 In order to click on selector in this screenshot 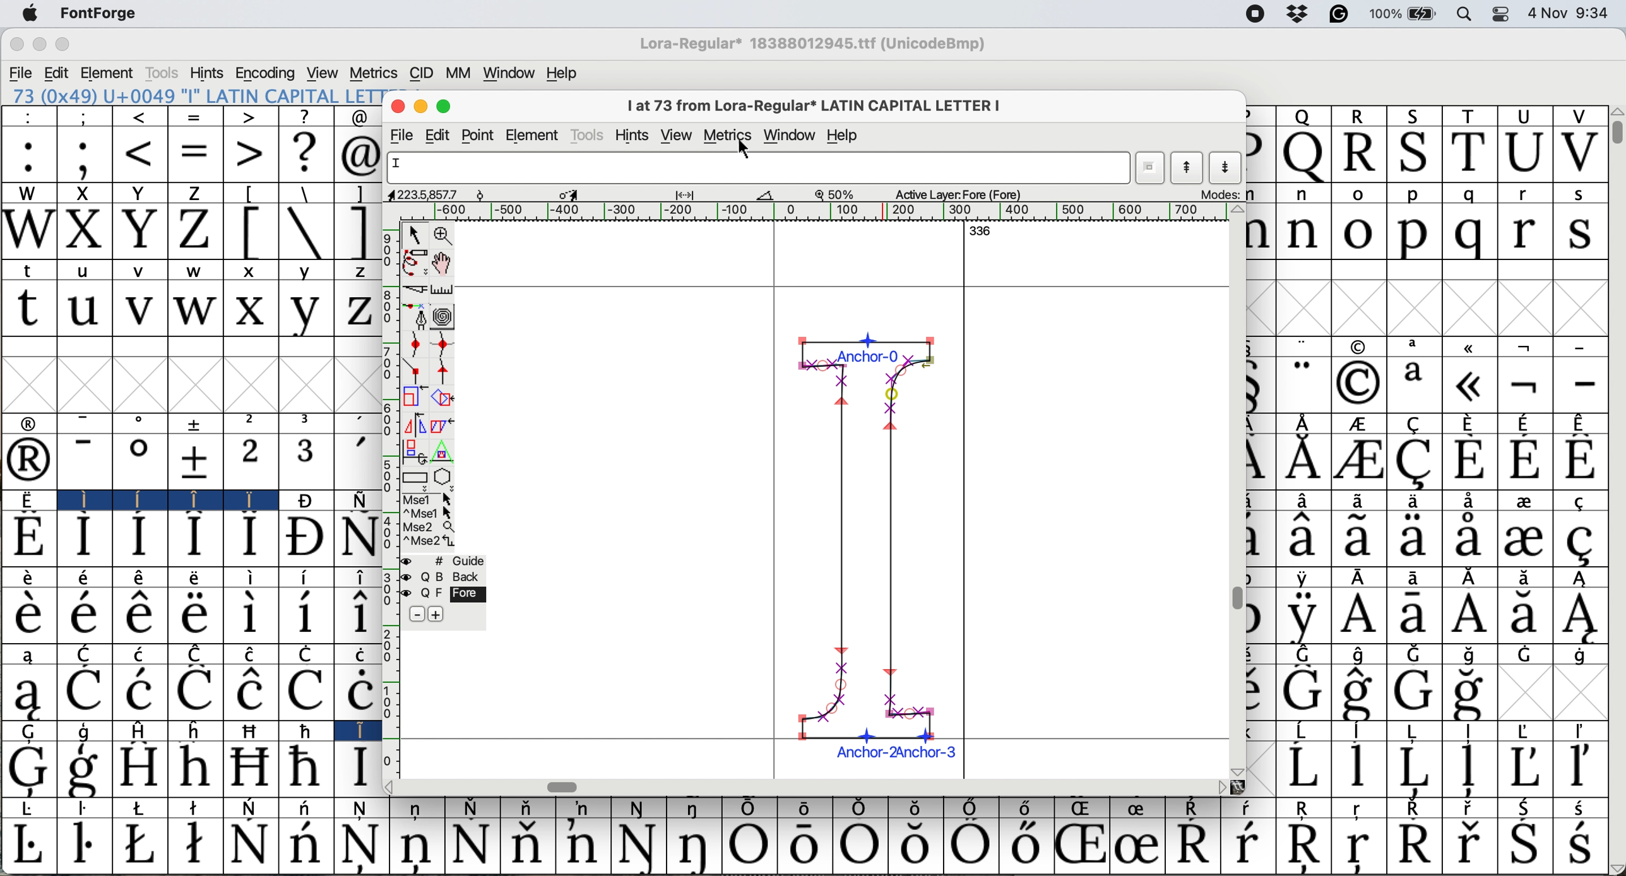, I will do `click(415, 234)`.